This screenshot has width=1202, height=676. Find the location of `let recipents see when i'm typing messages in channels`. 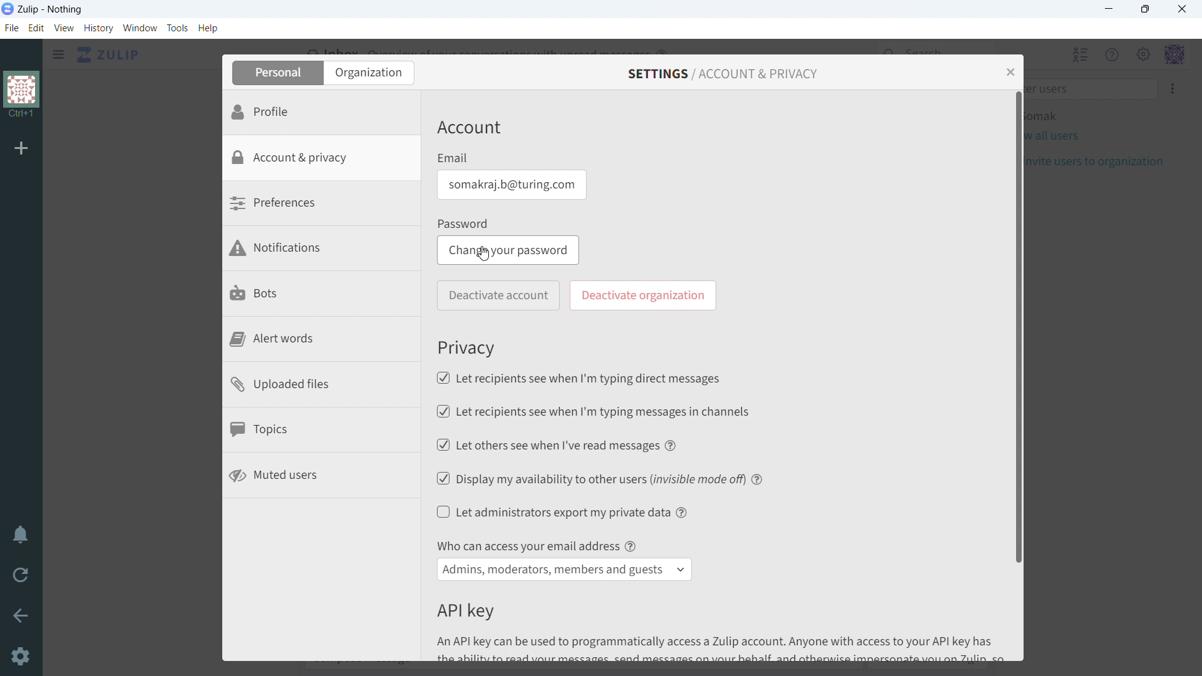

let recipents see when i'm typing messages in channels is located at coordinates (592, 411).